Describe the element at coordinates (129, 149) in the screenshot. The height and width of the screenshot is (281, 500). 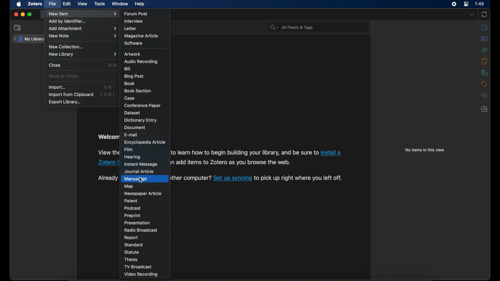
I see `film` at that location.